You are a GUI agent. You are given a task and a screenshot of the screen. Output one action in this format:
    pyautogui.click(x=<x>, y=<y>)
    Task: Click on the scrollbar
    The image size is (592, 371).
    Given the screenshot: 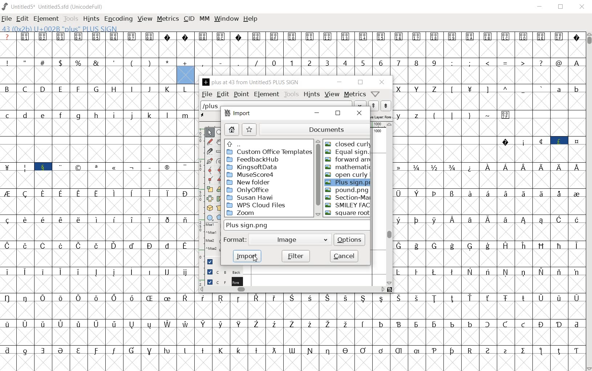 What is the action you would take?
    pyautogui.click(x=318, y=178)
    